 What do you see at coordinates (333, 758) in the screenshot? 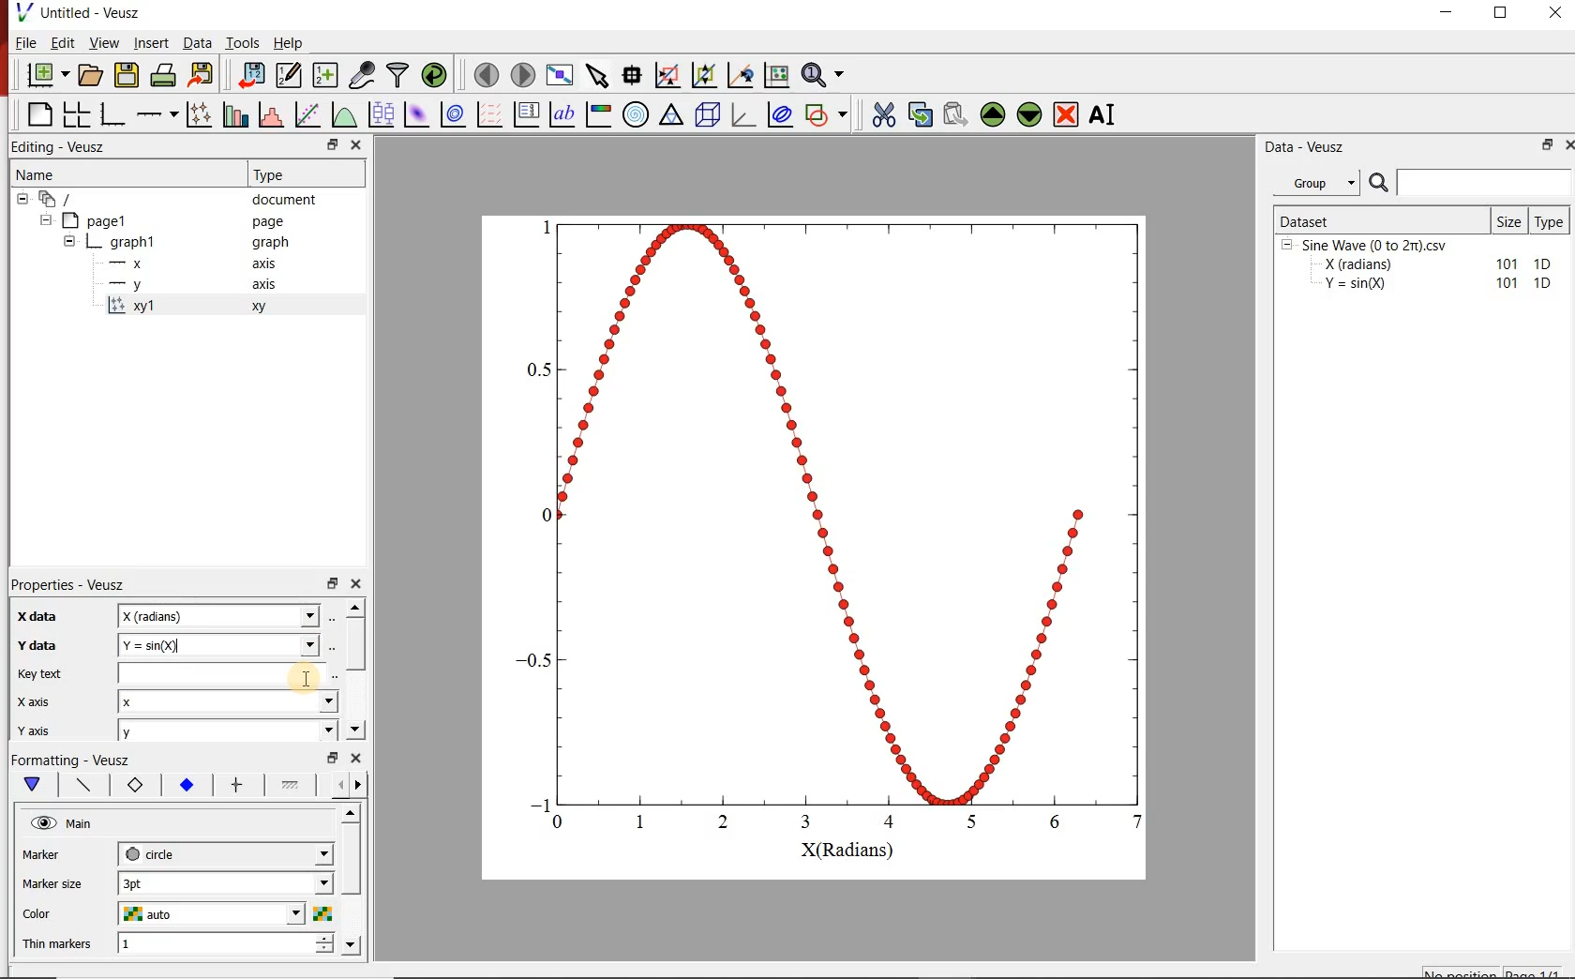
I see `Min/Max` at bounding box center [333, 758].